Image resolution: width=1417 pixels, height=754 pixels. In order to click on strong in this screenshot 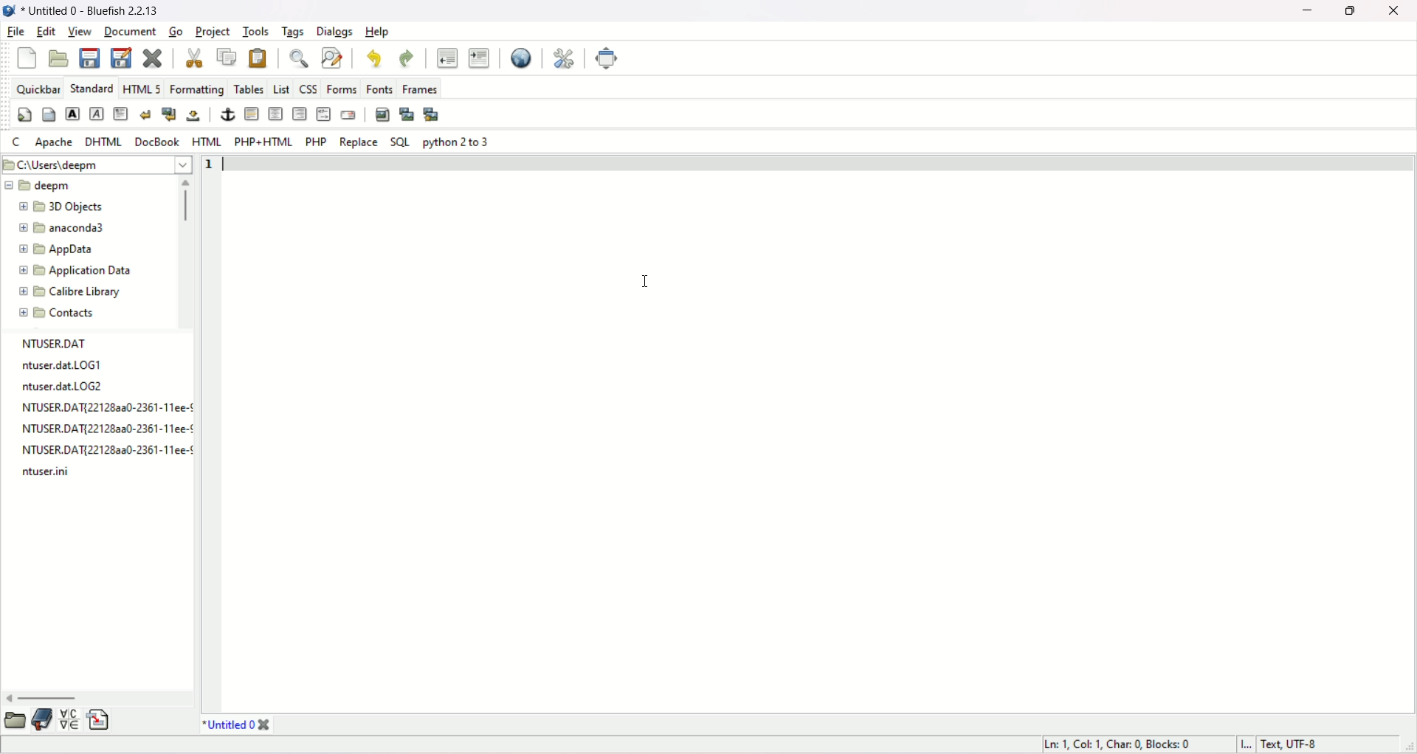, I will do `click(74, 113)`.